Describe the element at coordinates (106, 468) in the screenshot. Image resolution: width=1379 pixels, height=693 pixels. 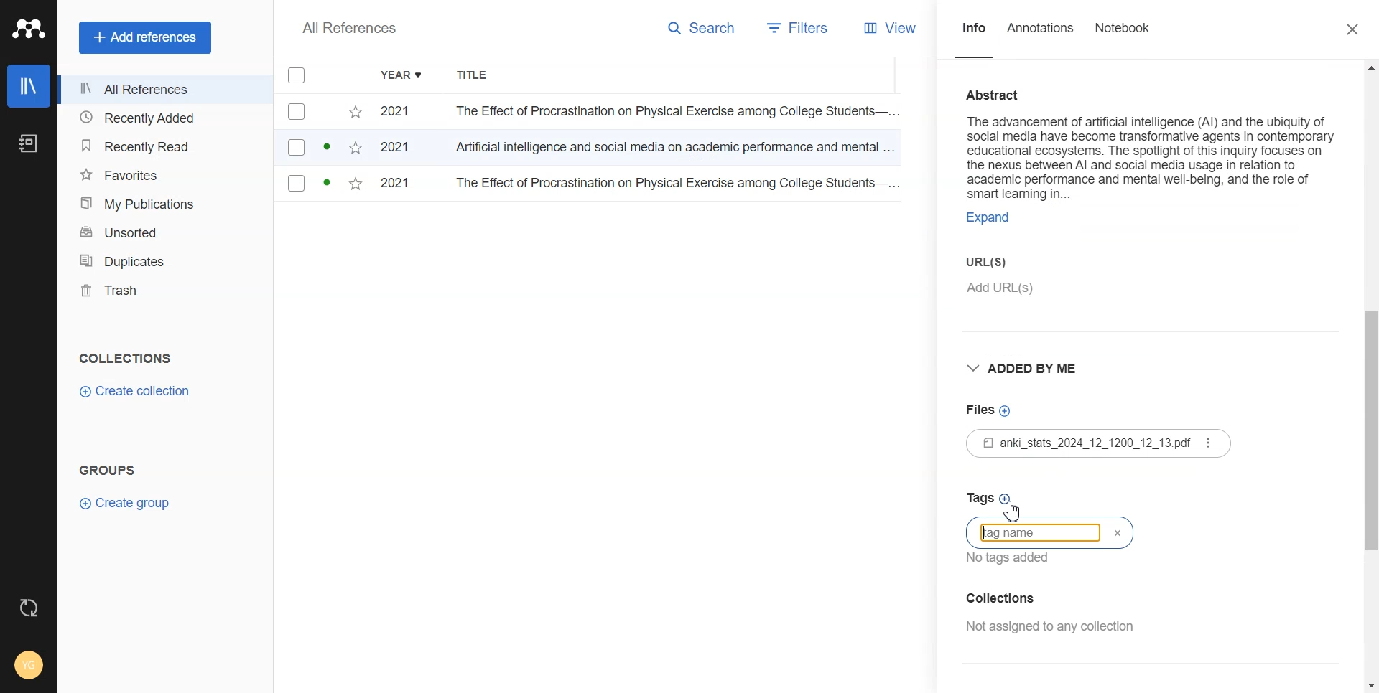
I see `GROUPS` at that location.